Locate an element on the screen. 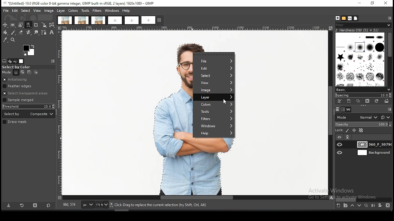 The image size is (394, 221). project tab is located at coordinates (152, 20).